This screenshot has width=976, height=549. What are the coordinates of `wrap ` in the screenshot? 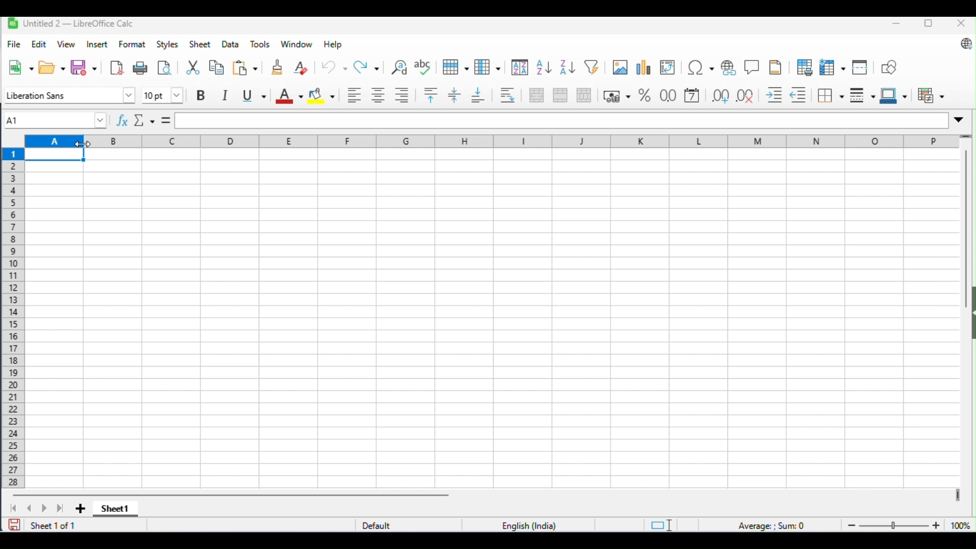 It's located at (509, 95).